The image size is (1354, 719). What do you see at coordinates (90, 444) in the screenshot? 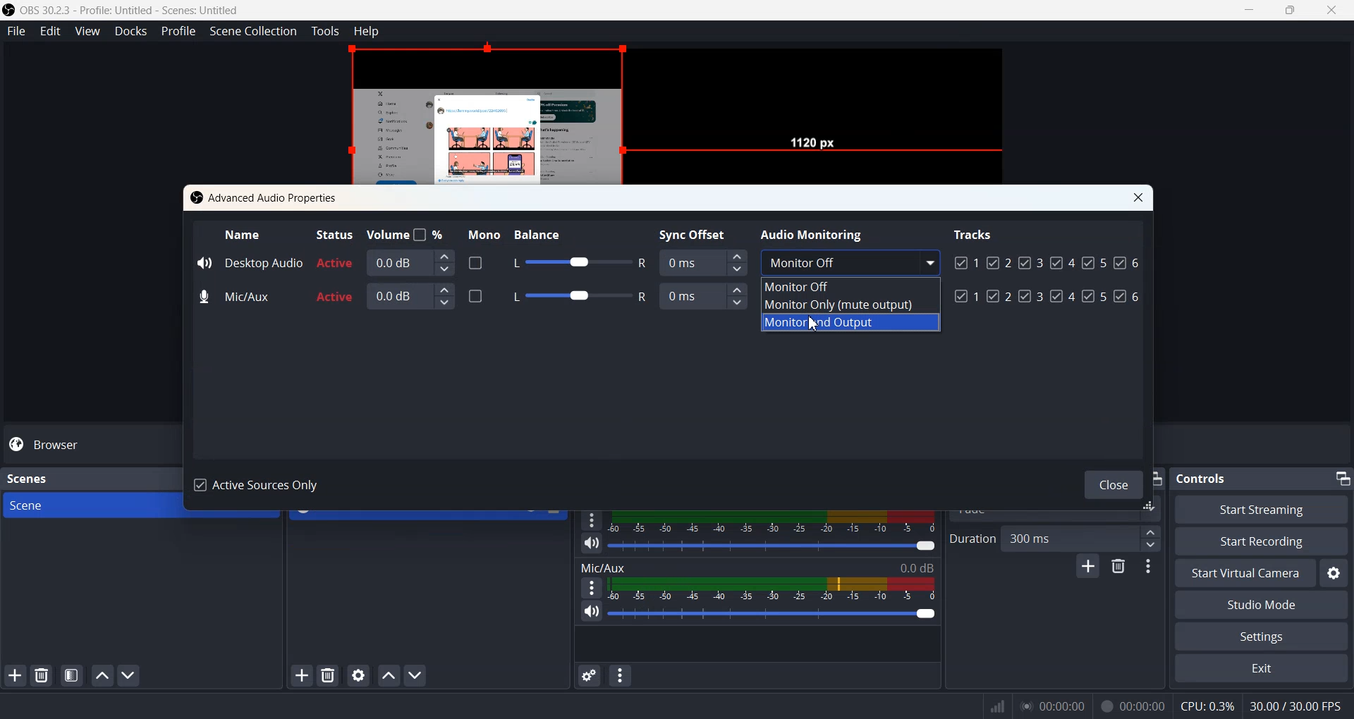
I see `Browser` at bounding box center [90, 444].